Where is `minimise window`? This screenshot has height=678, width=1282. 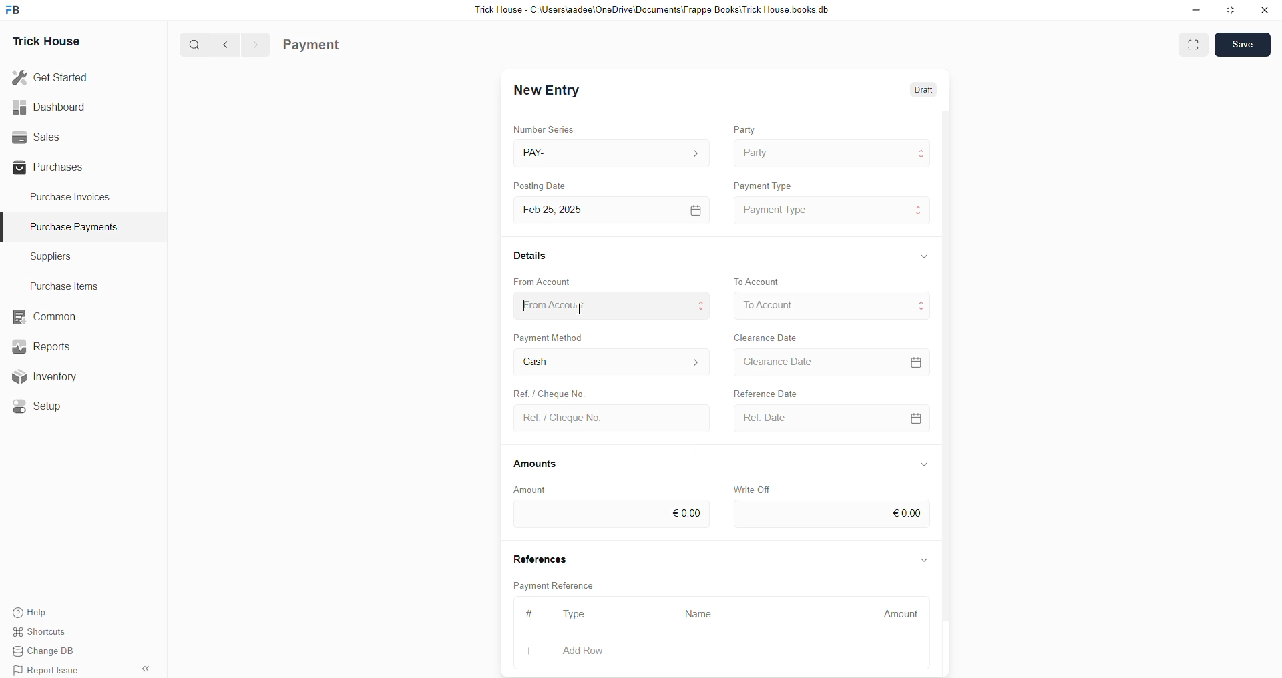 minimise window is located at coordinates (1229, 11).